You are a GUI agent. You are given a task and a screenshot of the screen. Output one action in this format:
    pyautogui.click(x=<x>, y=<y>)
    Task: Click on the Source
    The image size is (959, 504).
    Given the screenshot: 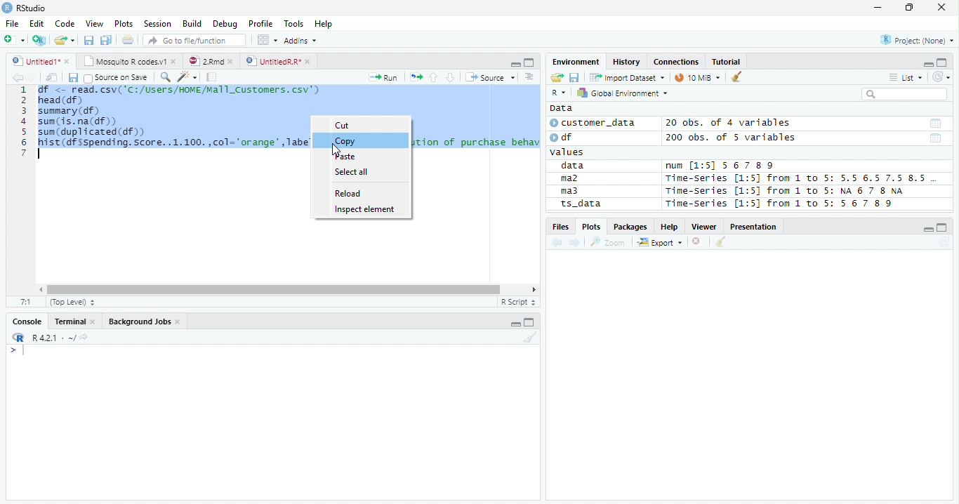 What is the action you would take?
    pyautogui.click(x=489, y=77)
    